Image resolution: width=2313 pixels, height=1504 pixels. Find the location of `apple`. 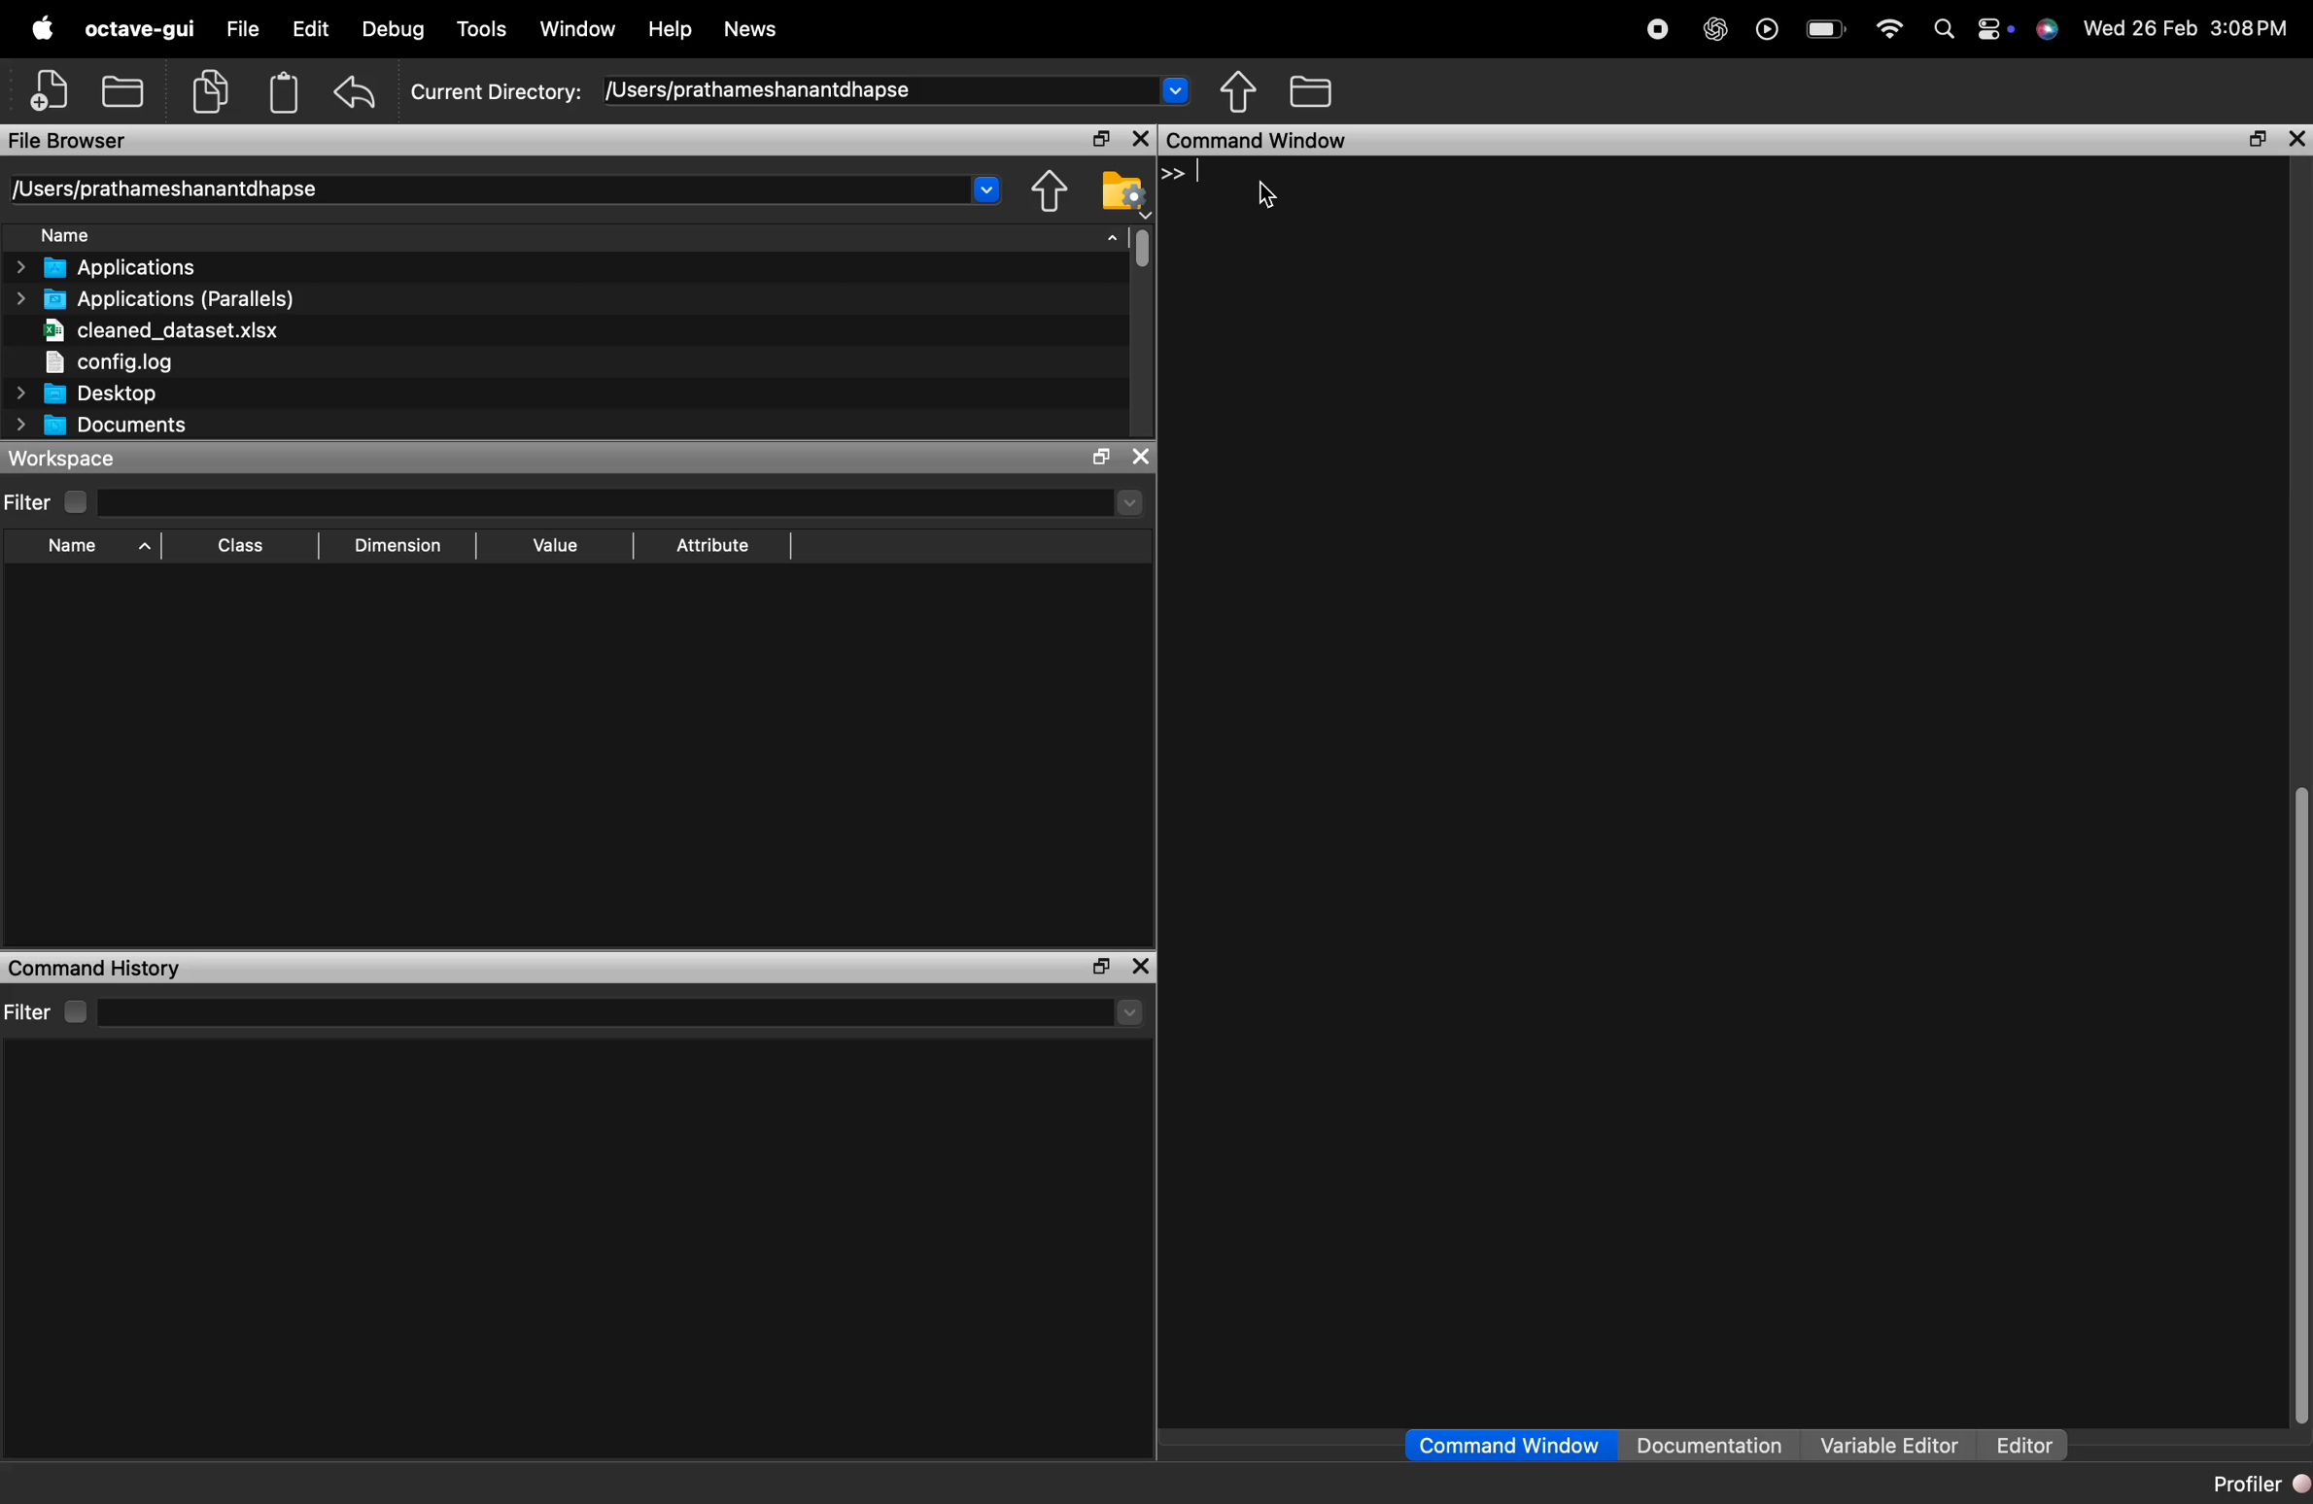

apple is located at coordinates (42, 28).